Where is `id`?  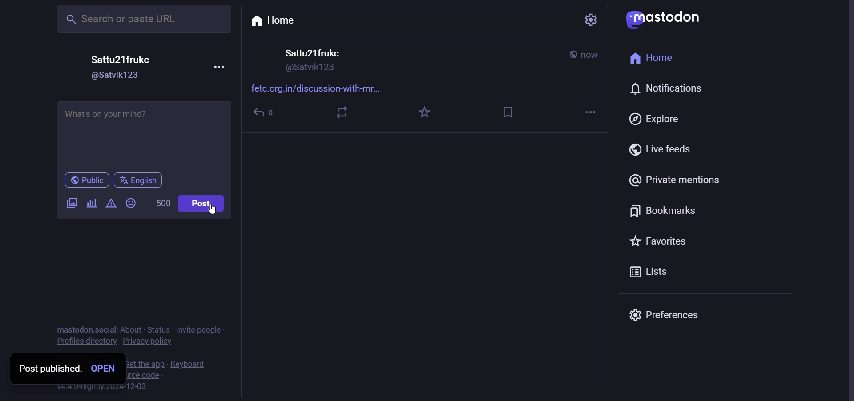
id is located at coordinates (119, 76).